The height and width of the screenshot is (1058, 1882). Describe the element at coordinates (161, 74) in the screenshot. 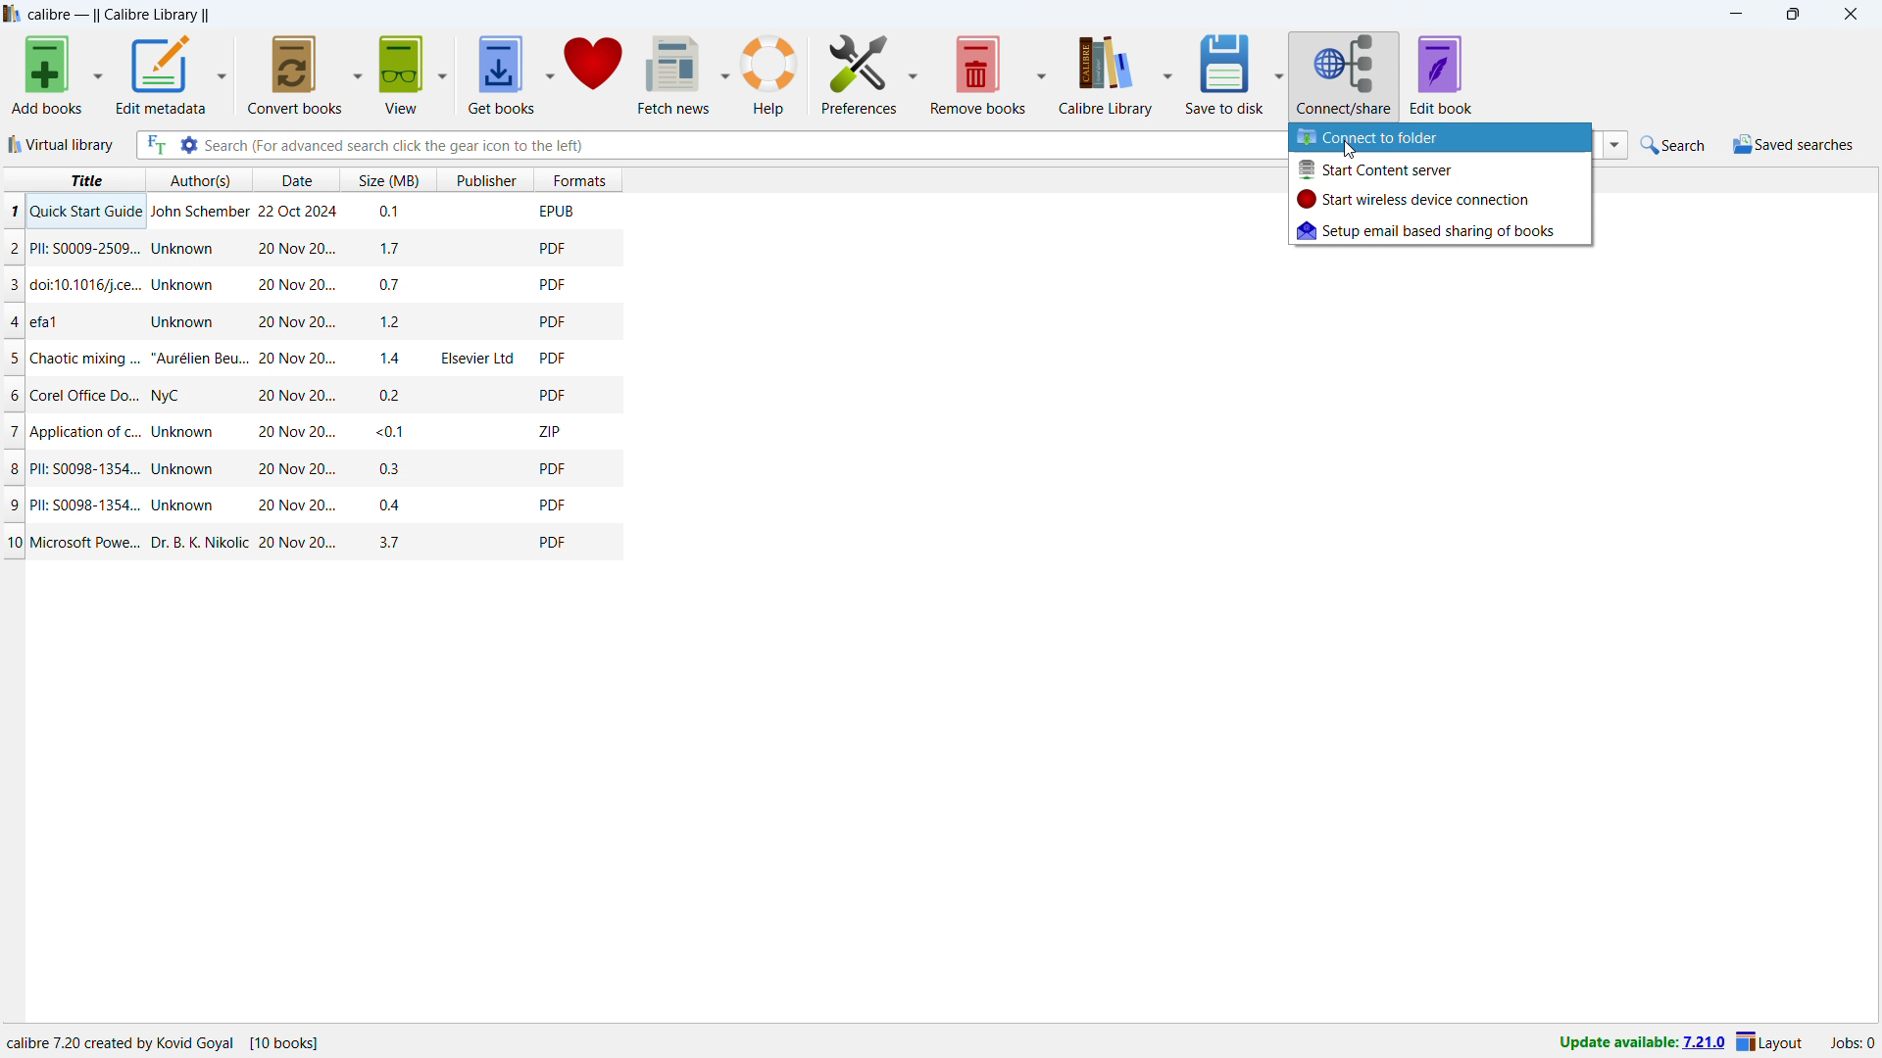

I see `edit metadata` at that location.